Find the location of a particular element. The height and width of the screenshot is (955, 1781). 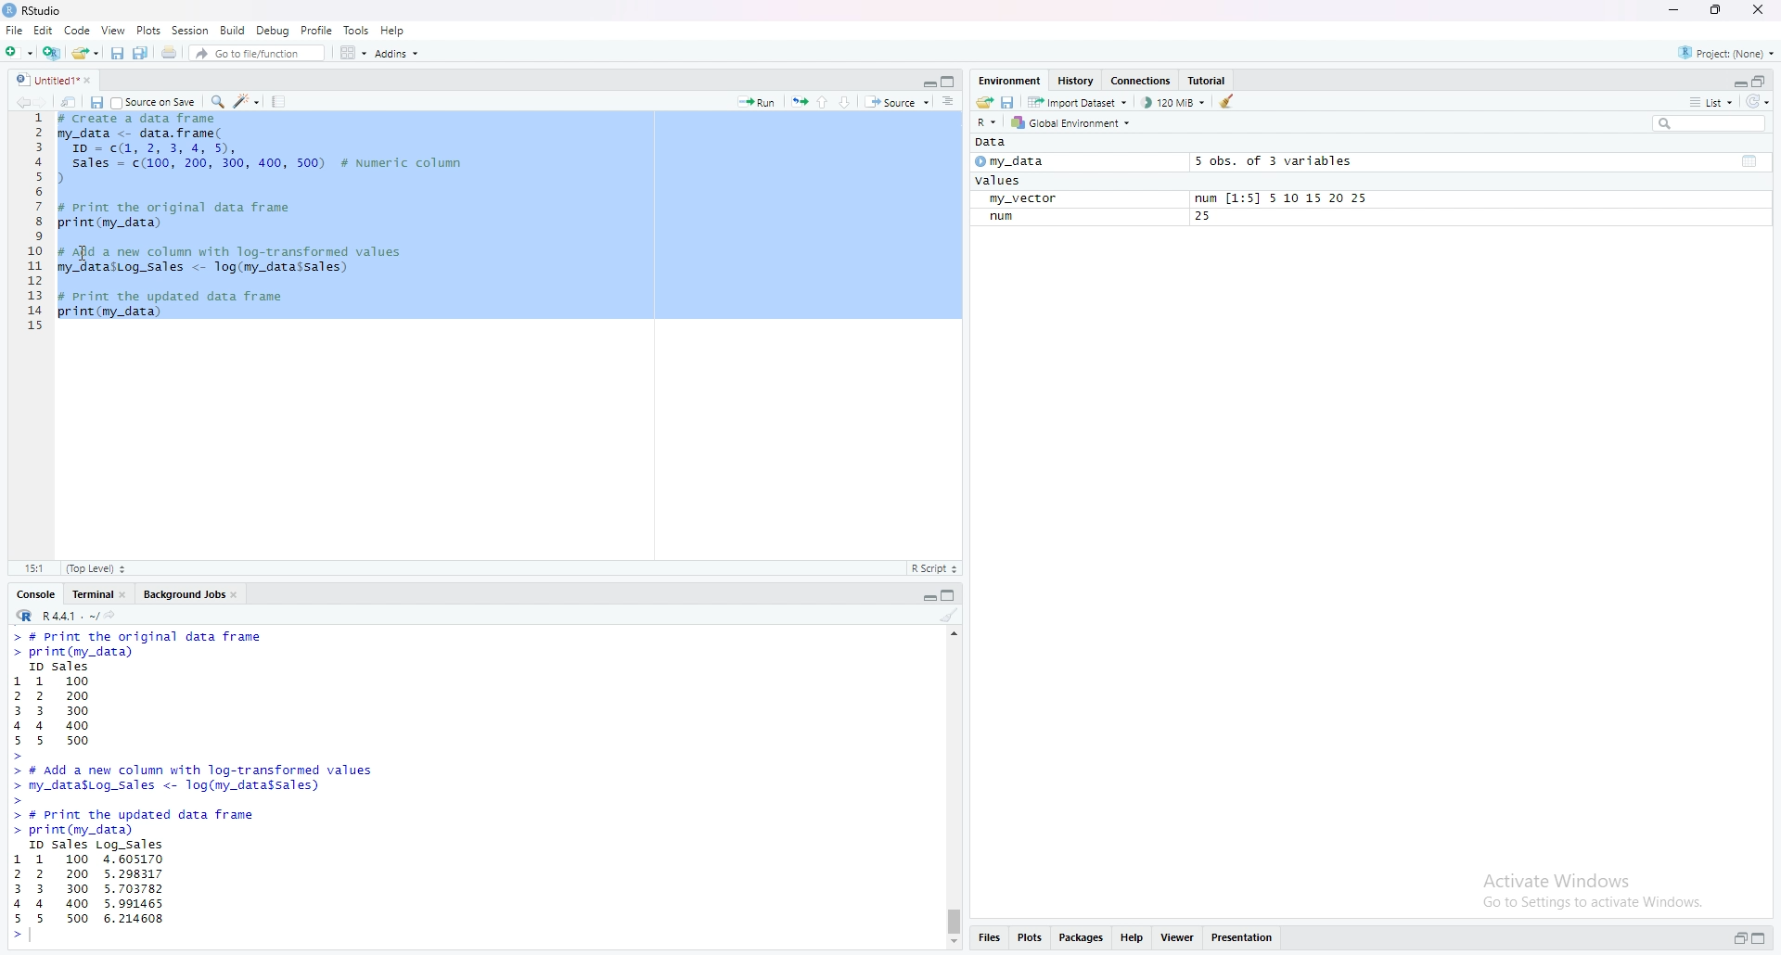

code to add new column is located at coordinates (239, 257).